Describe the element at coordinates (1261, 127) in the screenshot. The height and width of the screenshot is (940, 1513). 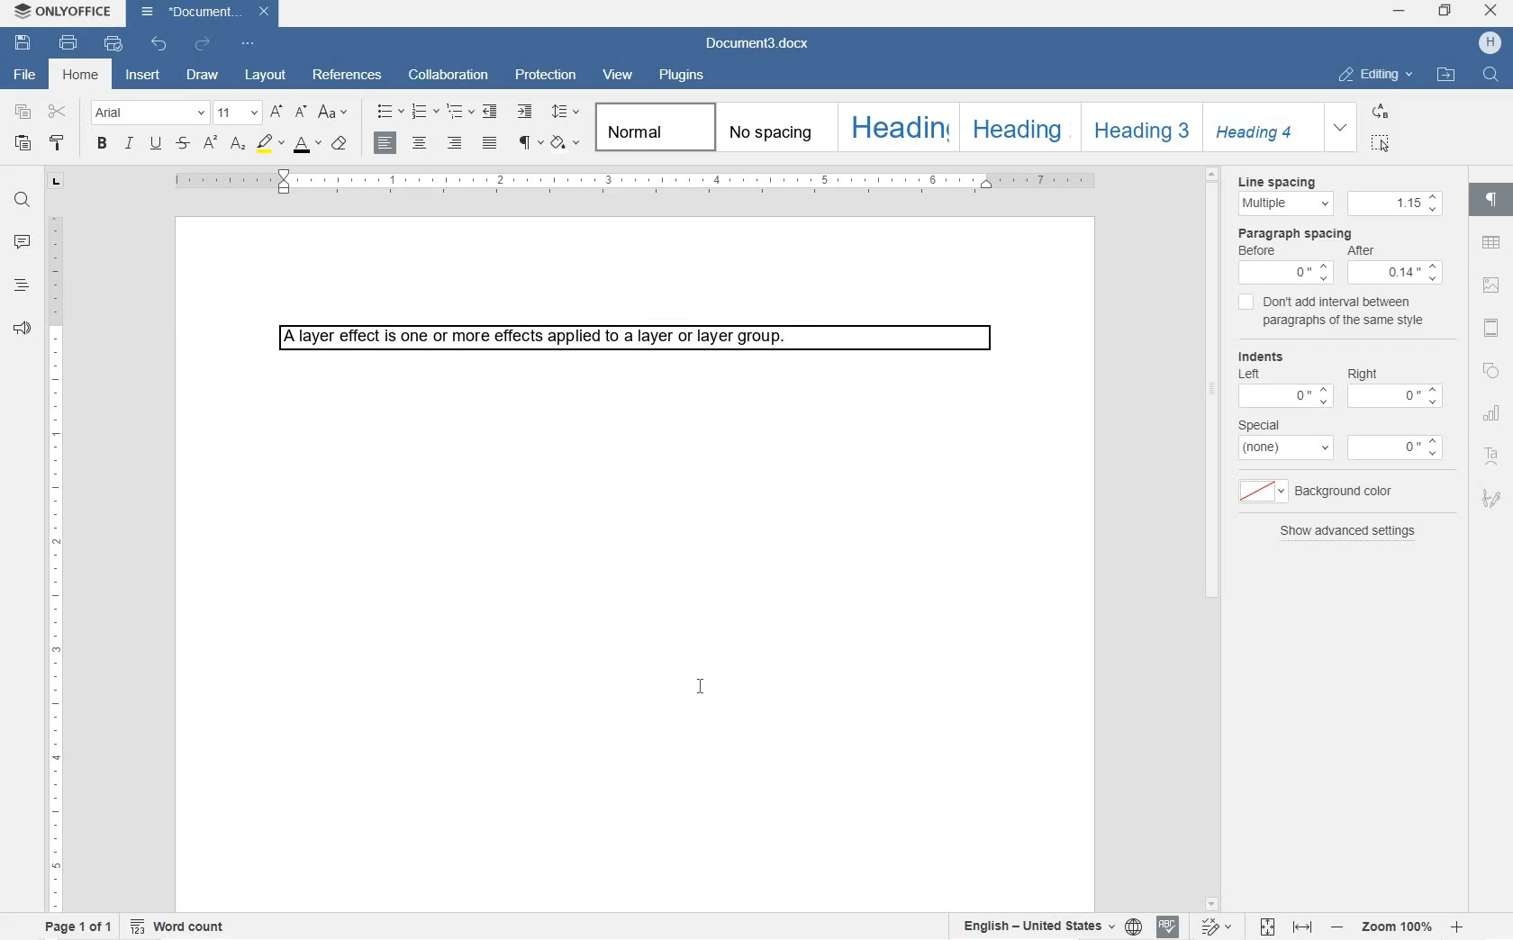
I see `HEADING 4` at that location.